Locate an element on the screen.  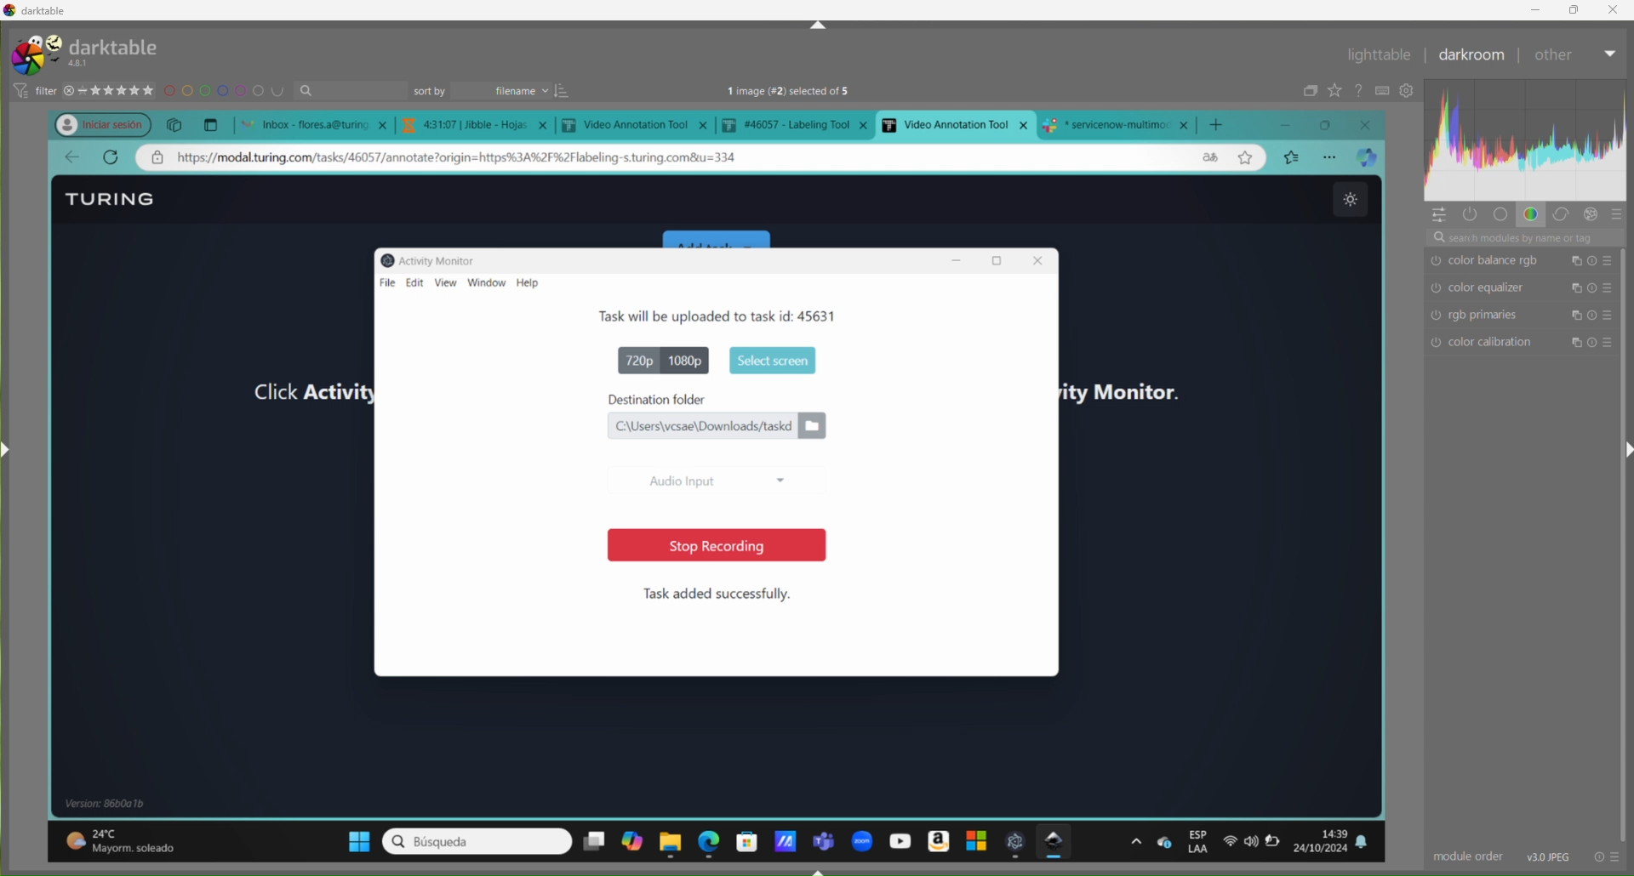
destination folder is located at coordinates (717, 399).